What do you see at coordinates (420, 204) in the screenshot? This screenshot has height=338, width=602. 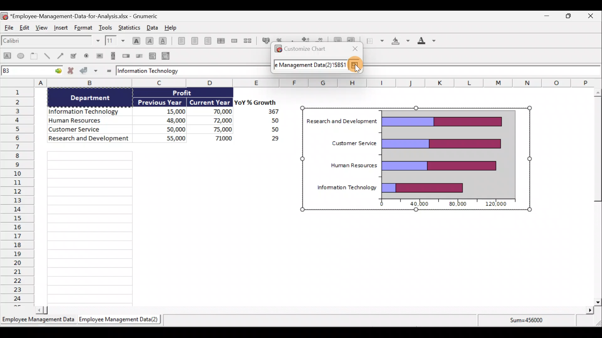 I see `40.000` at bounding box center [420, 204].